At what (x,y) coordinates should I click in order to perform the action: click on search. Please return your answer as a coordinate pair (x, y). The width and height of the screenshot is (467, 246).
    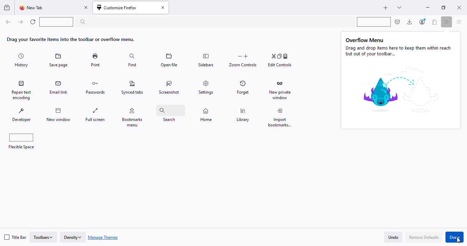
    Looking at the image, I should click on (215, 22).